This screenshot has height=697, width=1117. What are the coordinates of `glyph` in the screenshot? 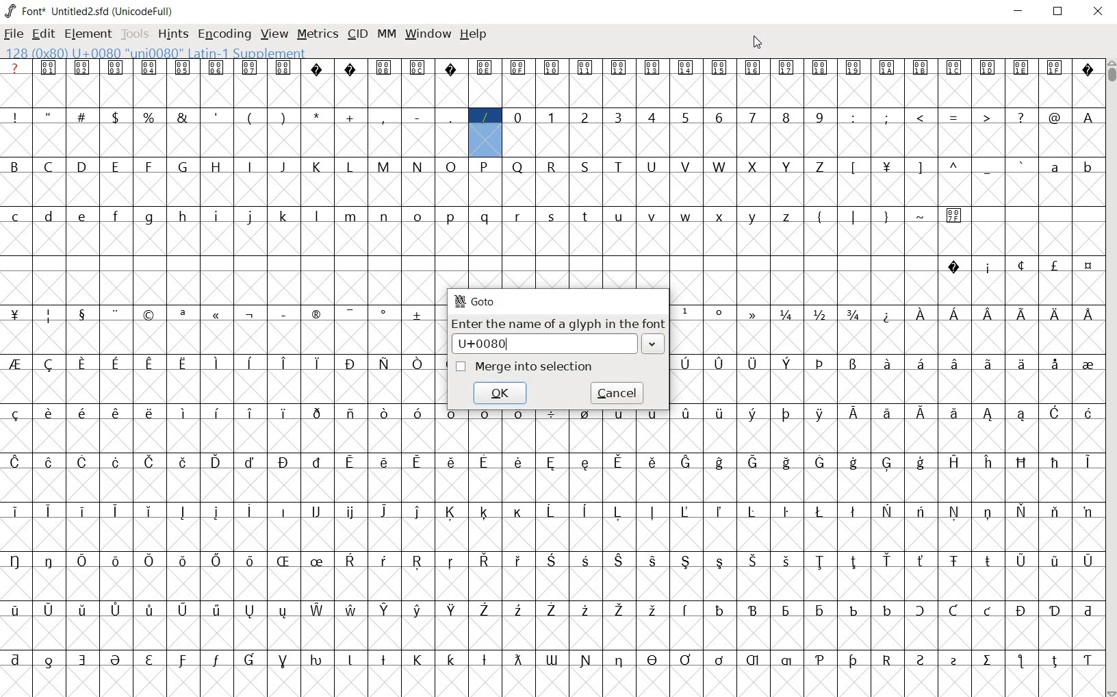 It's located at (115, 511).